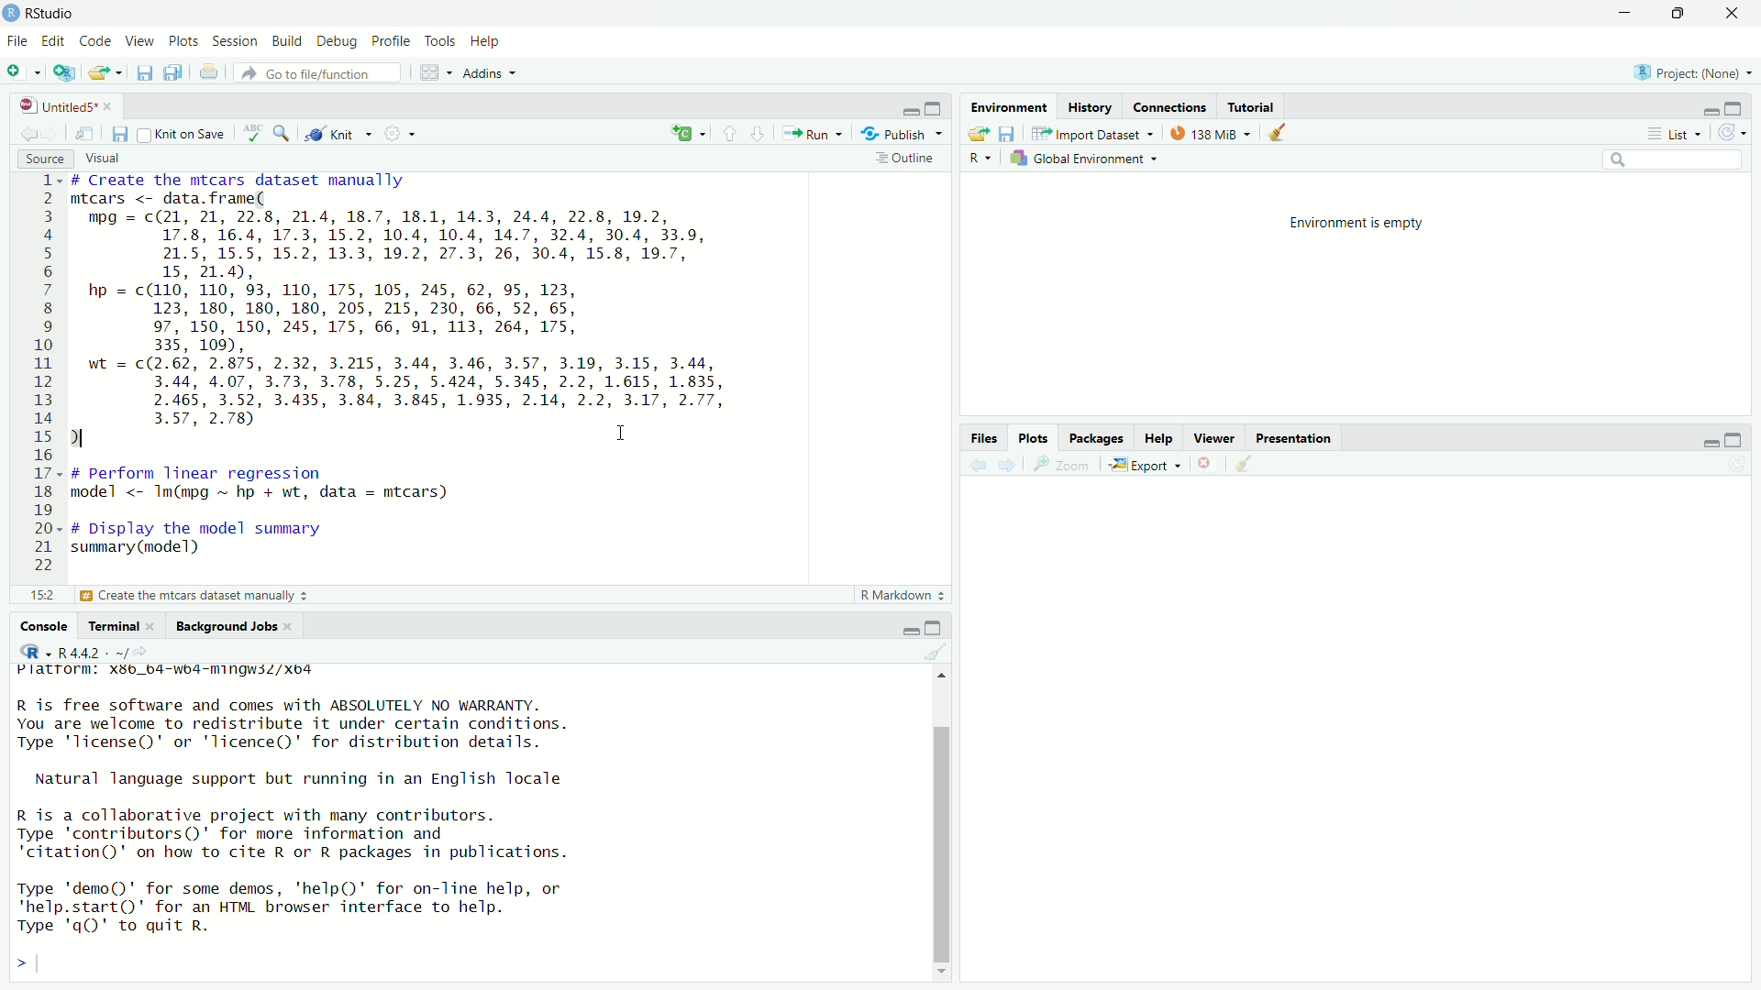 The image size is (1761, 990). What do you see at coordinates (1294, 439) in the screenshot?
I see `Presentation` at bounding box center [1294, 439].